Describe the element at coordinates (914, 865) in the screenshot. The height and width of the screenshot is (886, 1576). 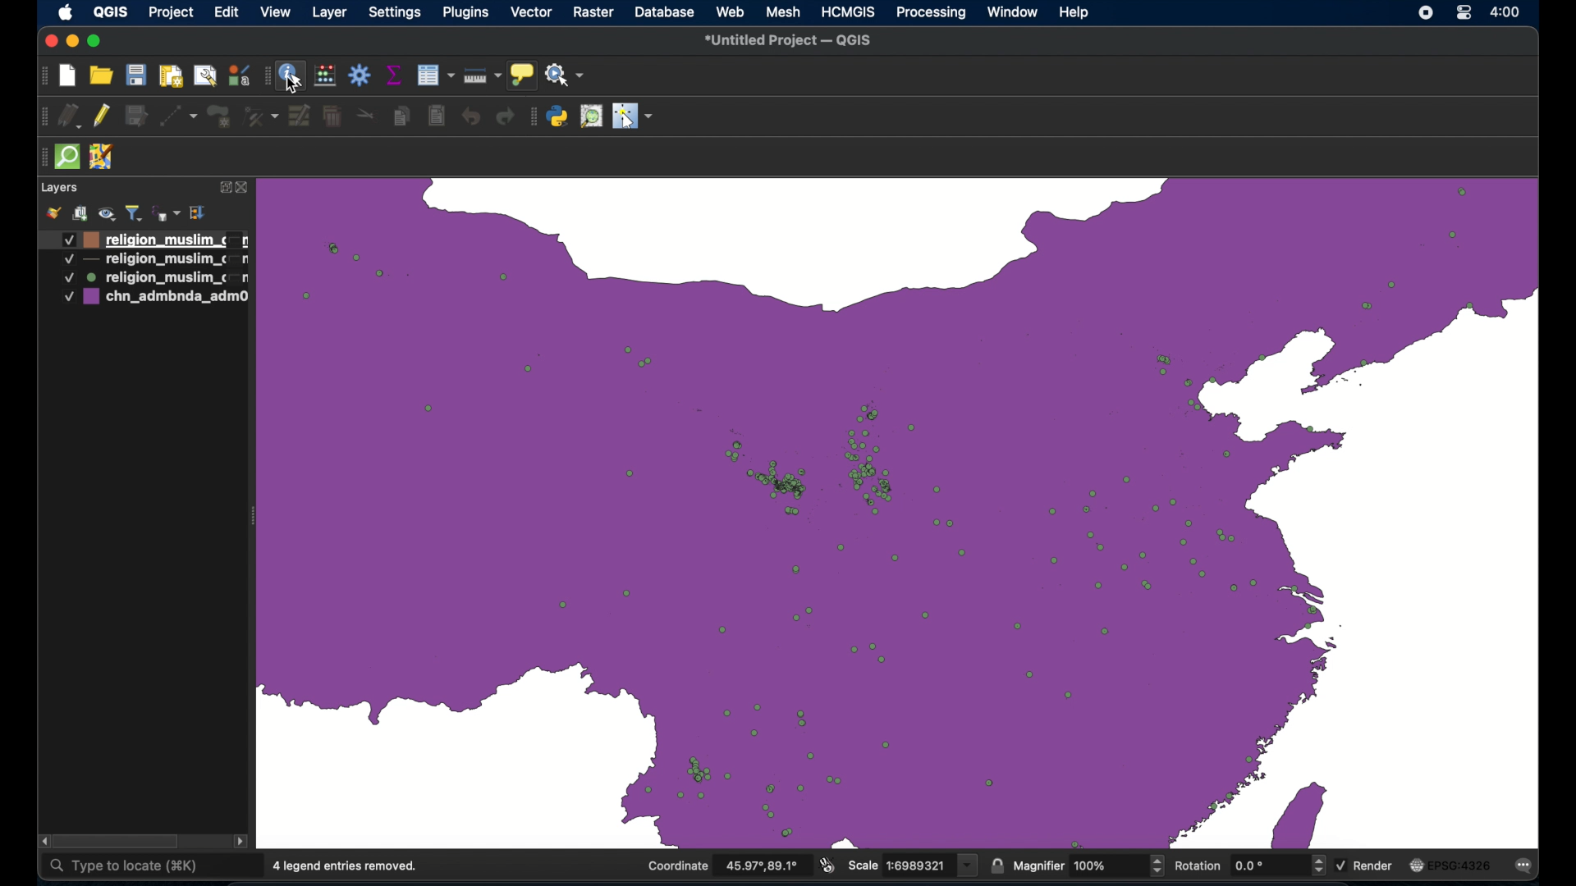
I see `scale` at that location.